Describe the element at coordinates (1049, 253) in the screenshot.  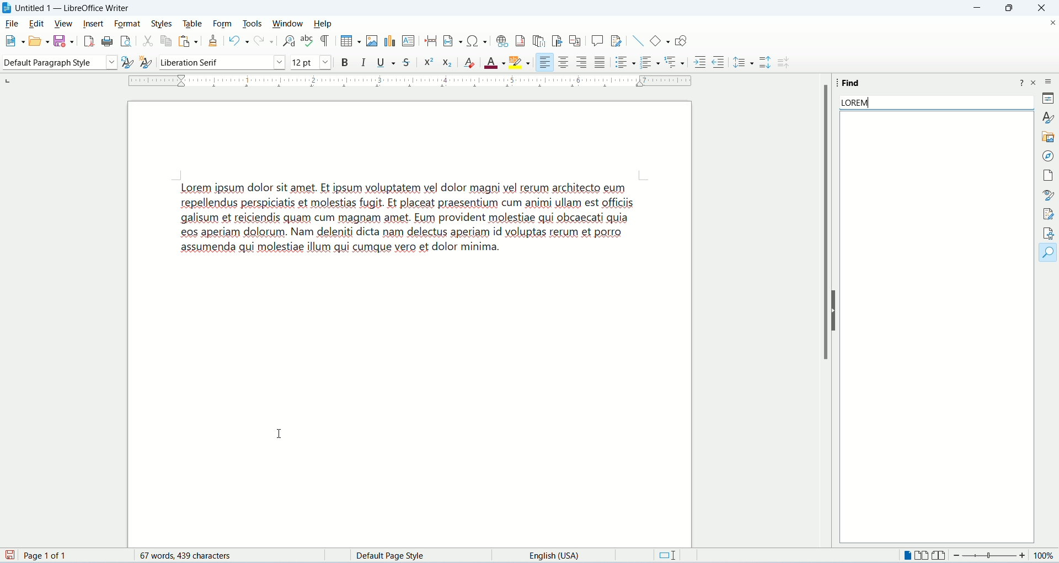
I see `find` at that location.